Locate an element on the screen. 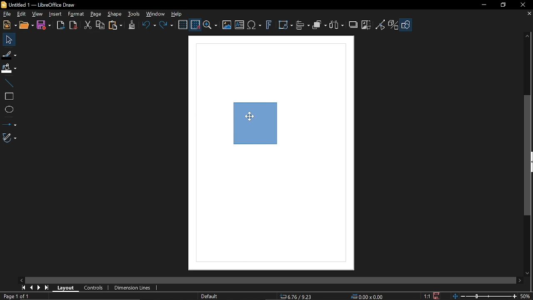 The width and height of the screenshot is (533, 300). Close tab is located at coordinates (530, 14).